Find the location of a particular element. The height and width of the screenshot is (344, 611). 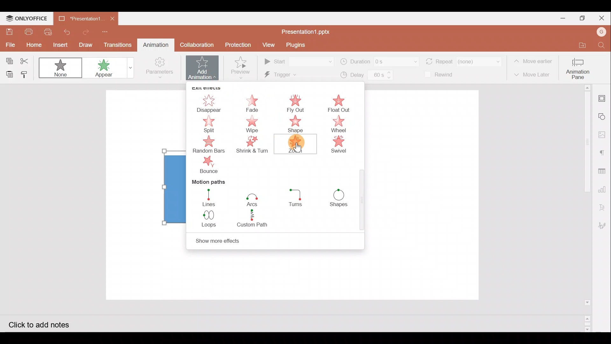

Move earlier is located at coordinates (534, 61).